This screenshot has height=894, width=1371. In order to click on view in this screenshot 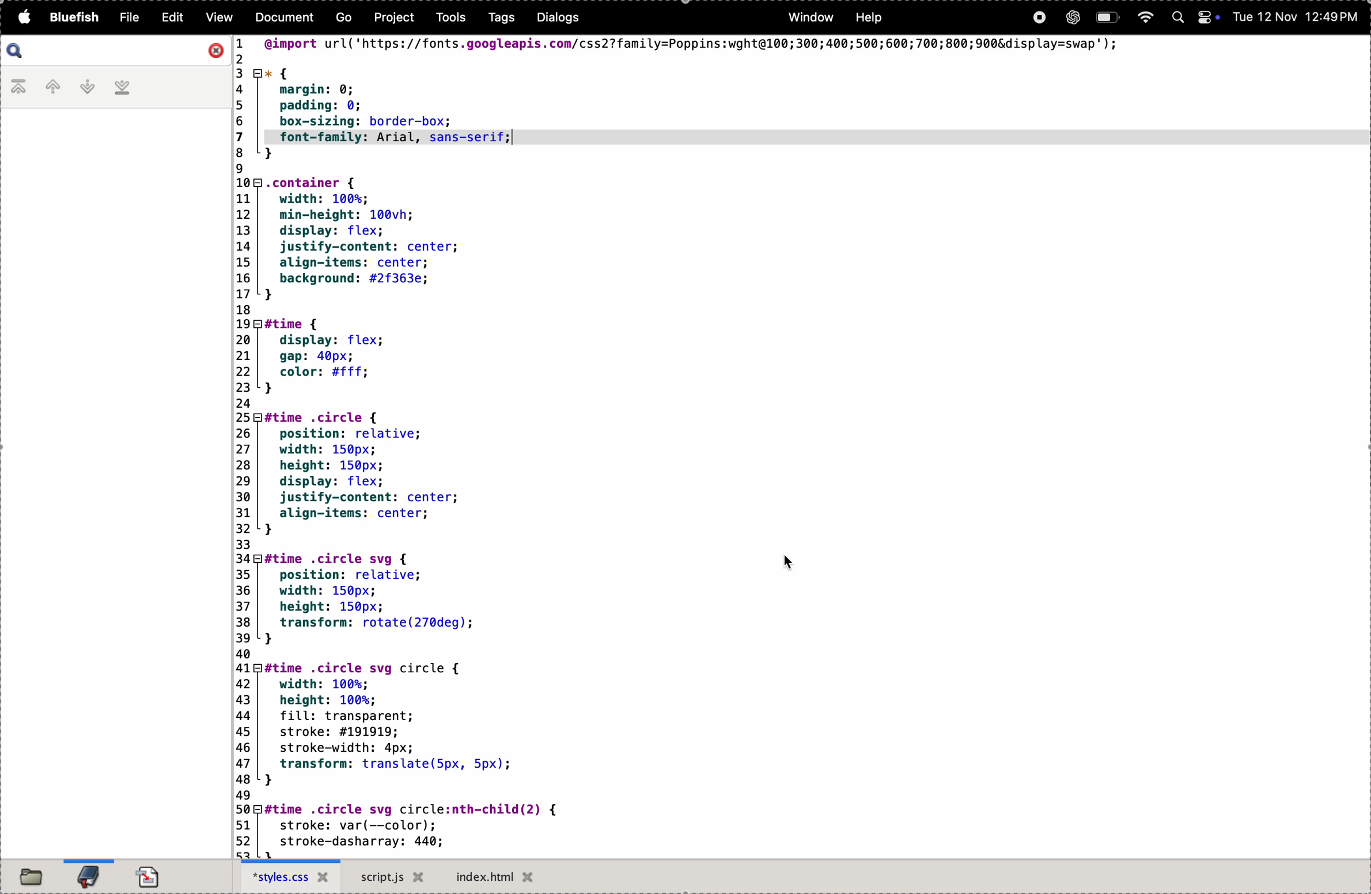, I will do `click(222, 18)`.